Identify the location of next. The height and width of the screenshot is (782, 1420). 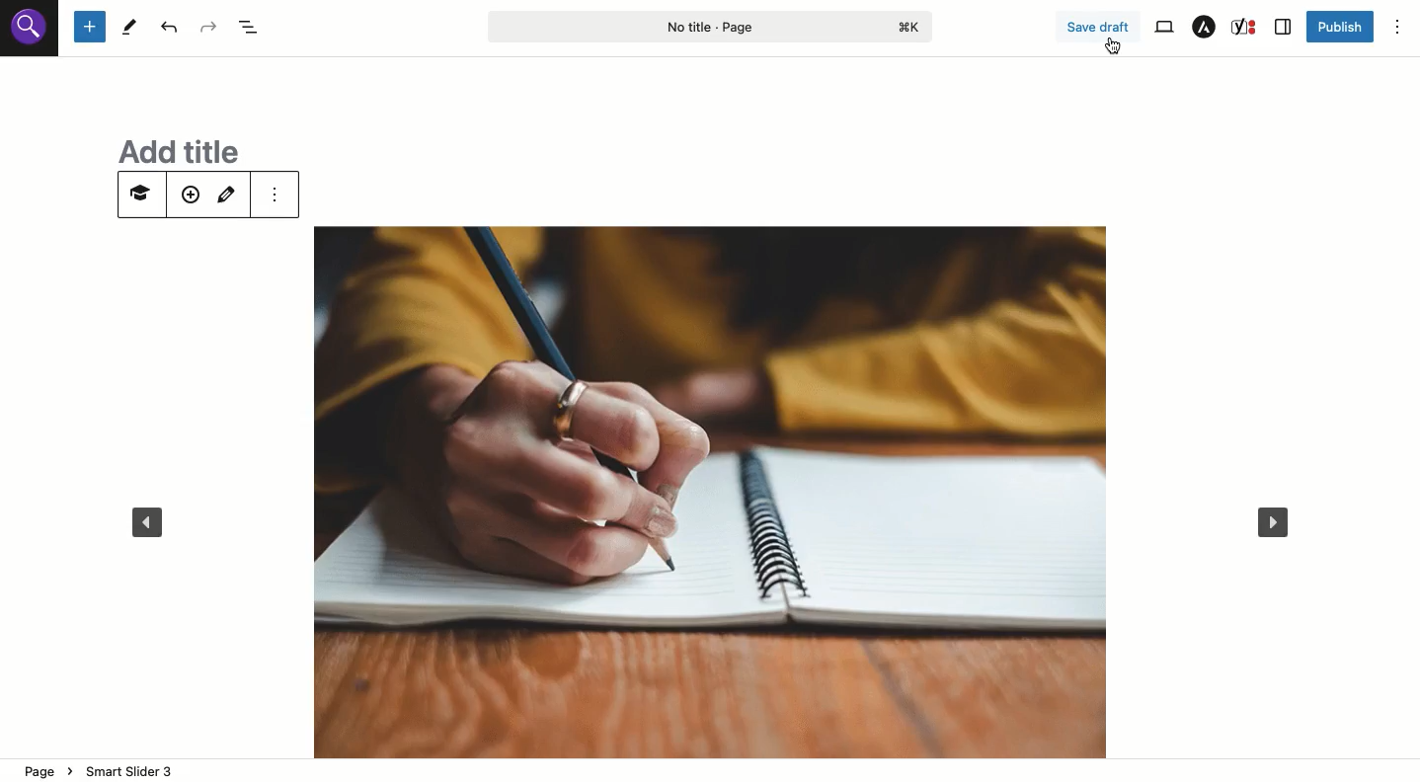
(1280, 518).